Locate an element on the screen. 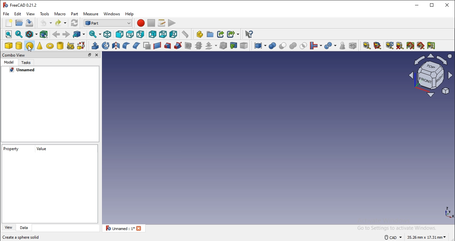  mirroring is located at coordinates (115, 45).